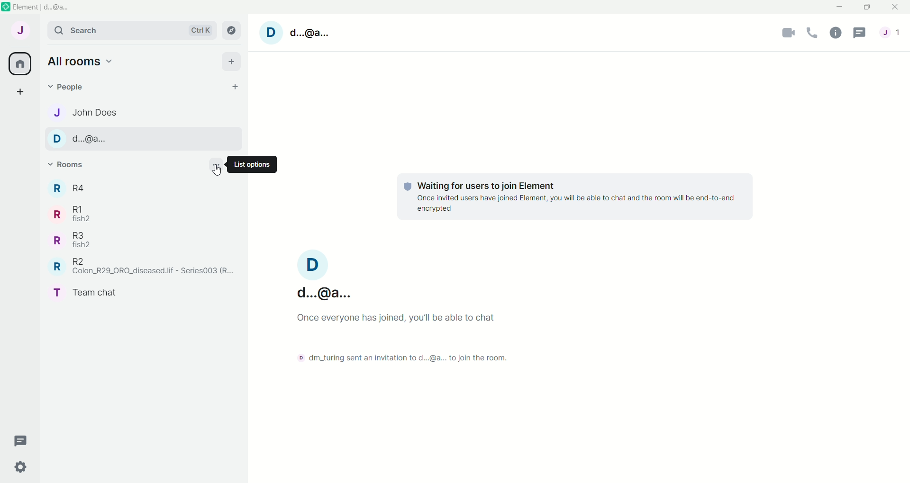  I want to click on Room R3, so click(72, 240).